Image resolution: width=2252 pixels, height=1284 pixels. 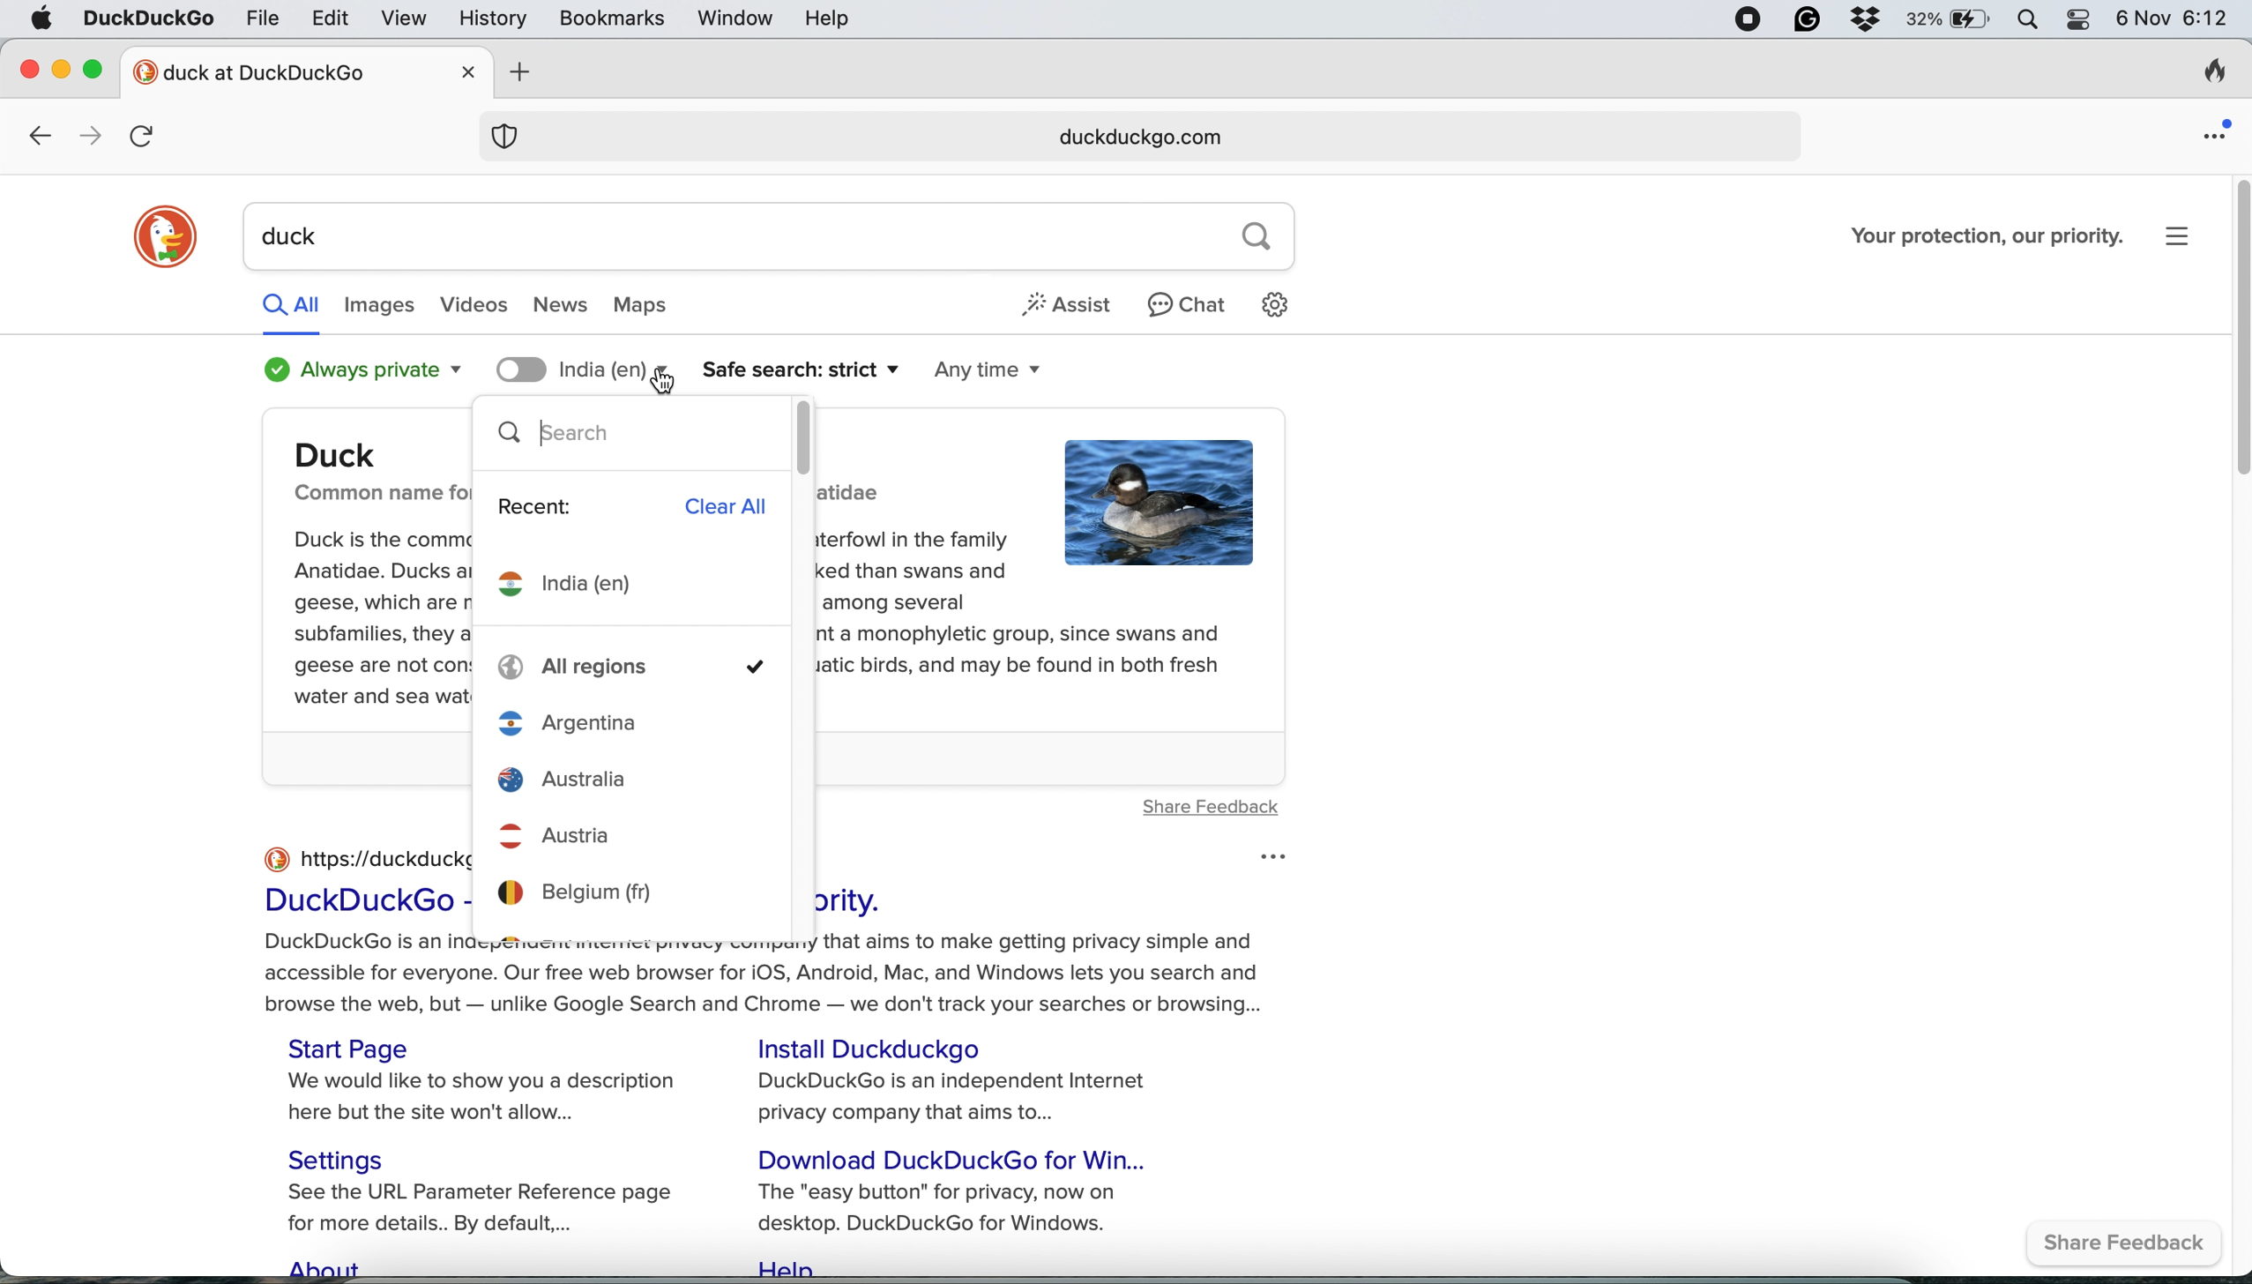 What do you see at coordinates (2030, 19) in the screenshot?
I see `spotlight search` at bounding box center [2030, 19].